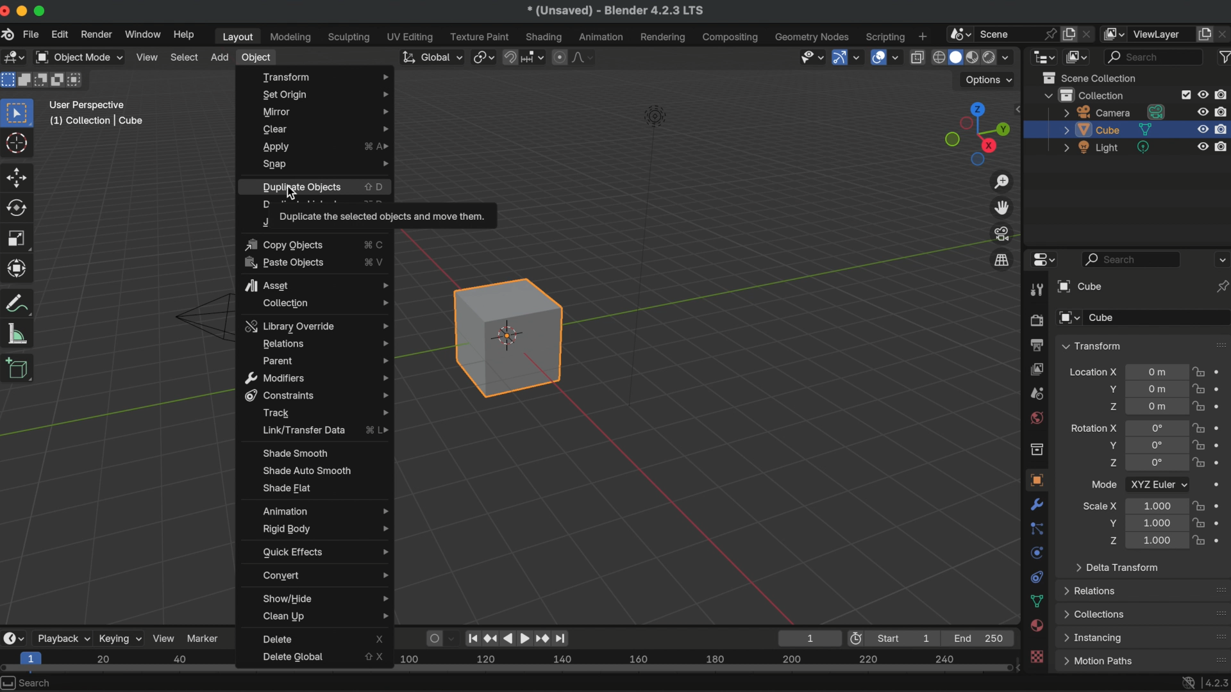 Image resolution: width=1231 pixels, height=692 pixels. What do you see at coordinates (324, 509) in the screenshot?
I see `animation menu` at bounding box center [324, 509].